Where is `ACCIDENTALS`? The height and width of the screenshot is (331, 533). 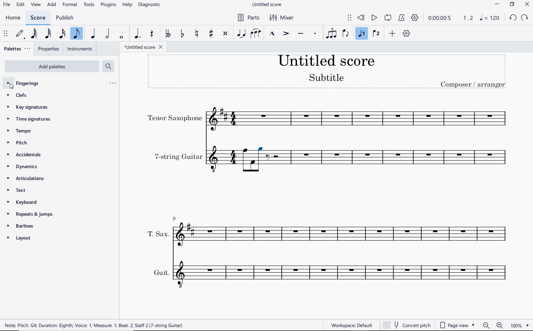
ACCIDENTALS is located at coordinates (27, 155).